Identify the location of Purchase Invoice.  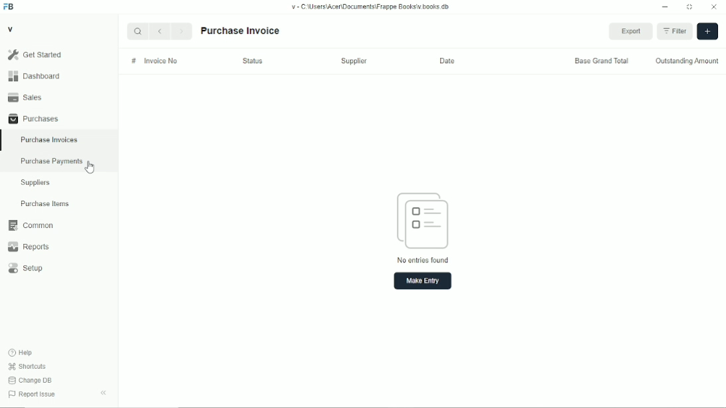
(241, 31).